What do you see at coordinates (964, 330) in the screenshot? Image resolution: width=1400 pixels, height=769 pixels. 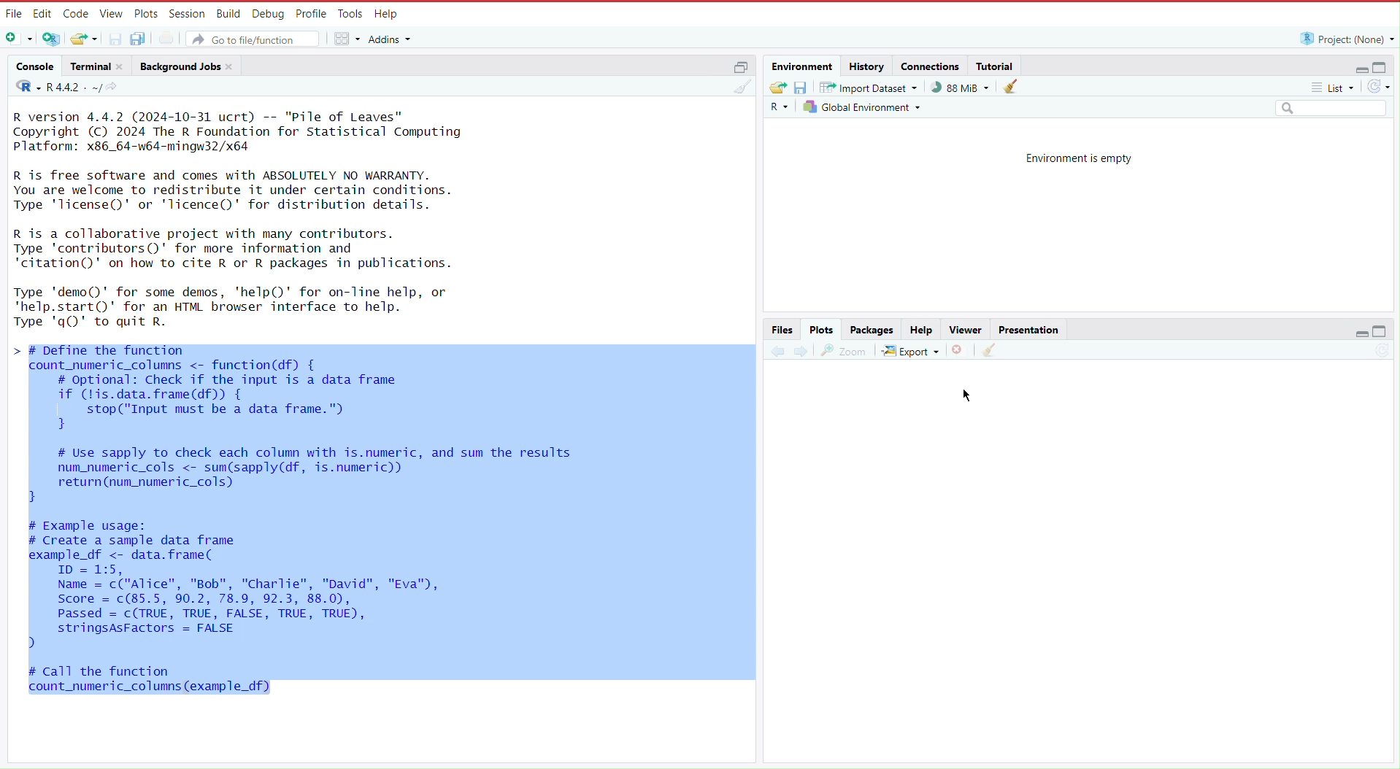 I see `Viewer` at bounding box center [964, 330].